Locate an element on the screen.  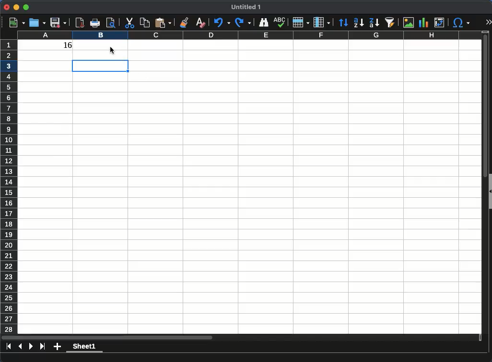
undo is located at coordinates (222, 23).